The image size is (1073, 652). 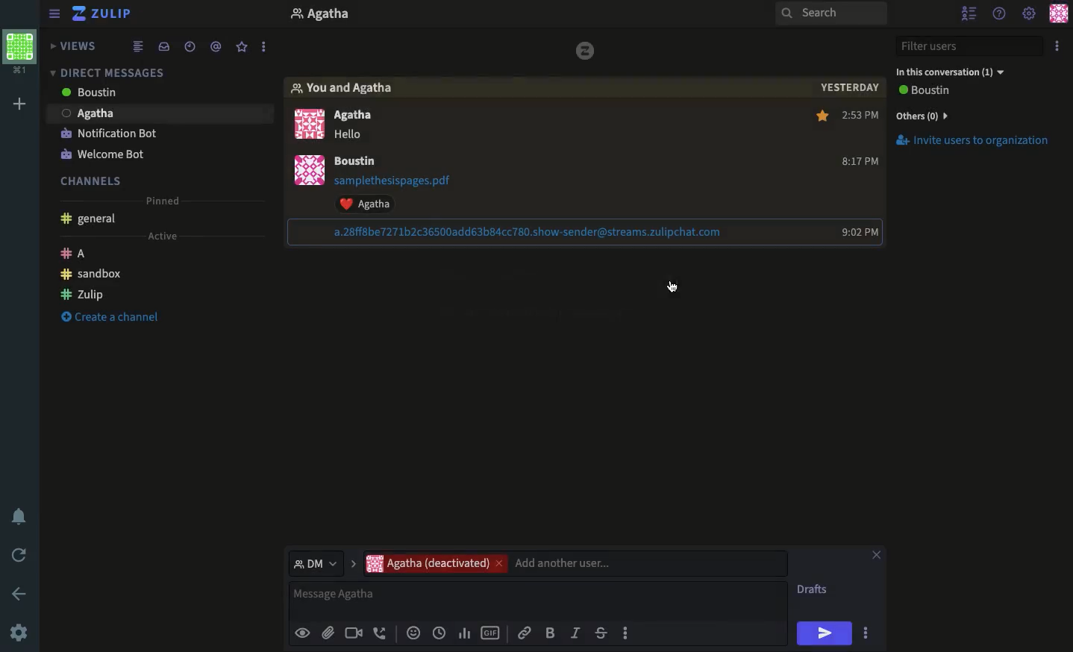 I want to click on Chart, so click(x=465, y=633).